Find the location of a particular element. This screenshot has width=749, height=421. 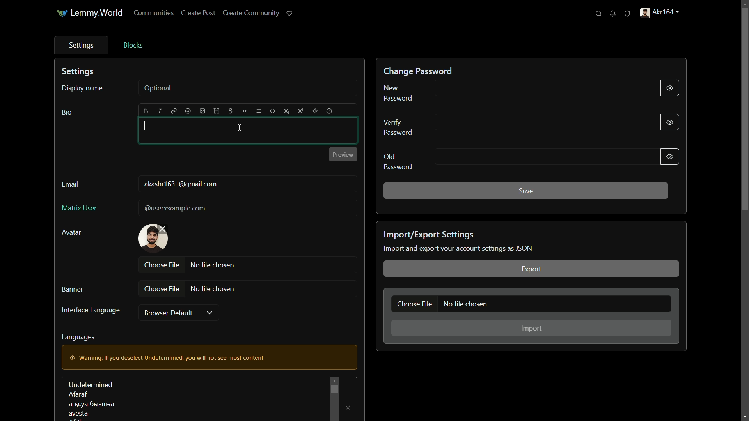

banner is located at coordinates (72, 289).